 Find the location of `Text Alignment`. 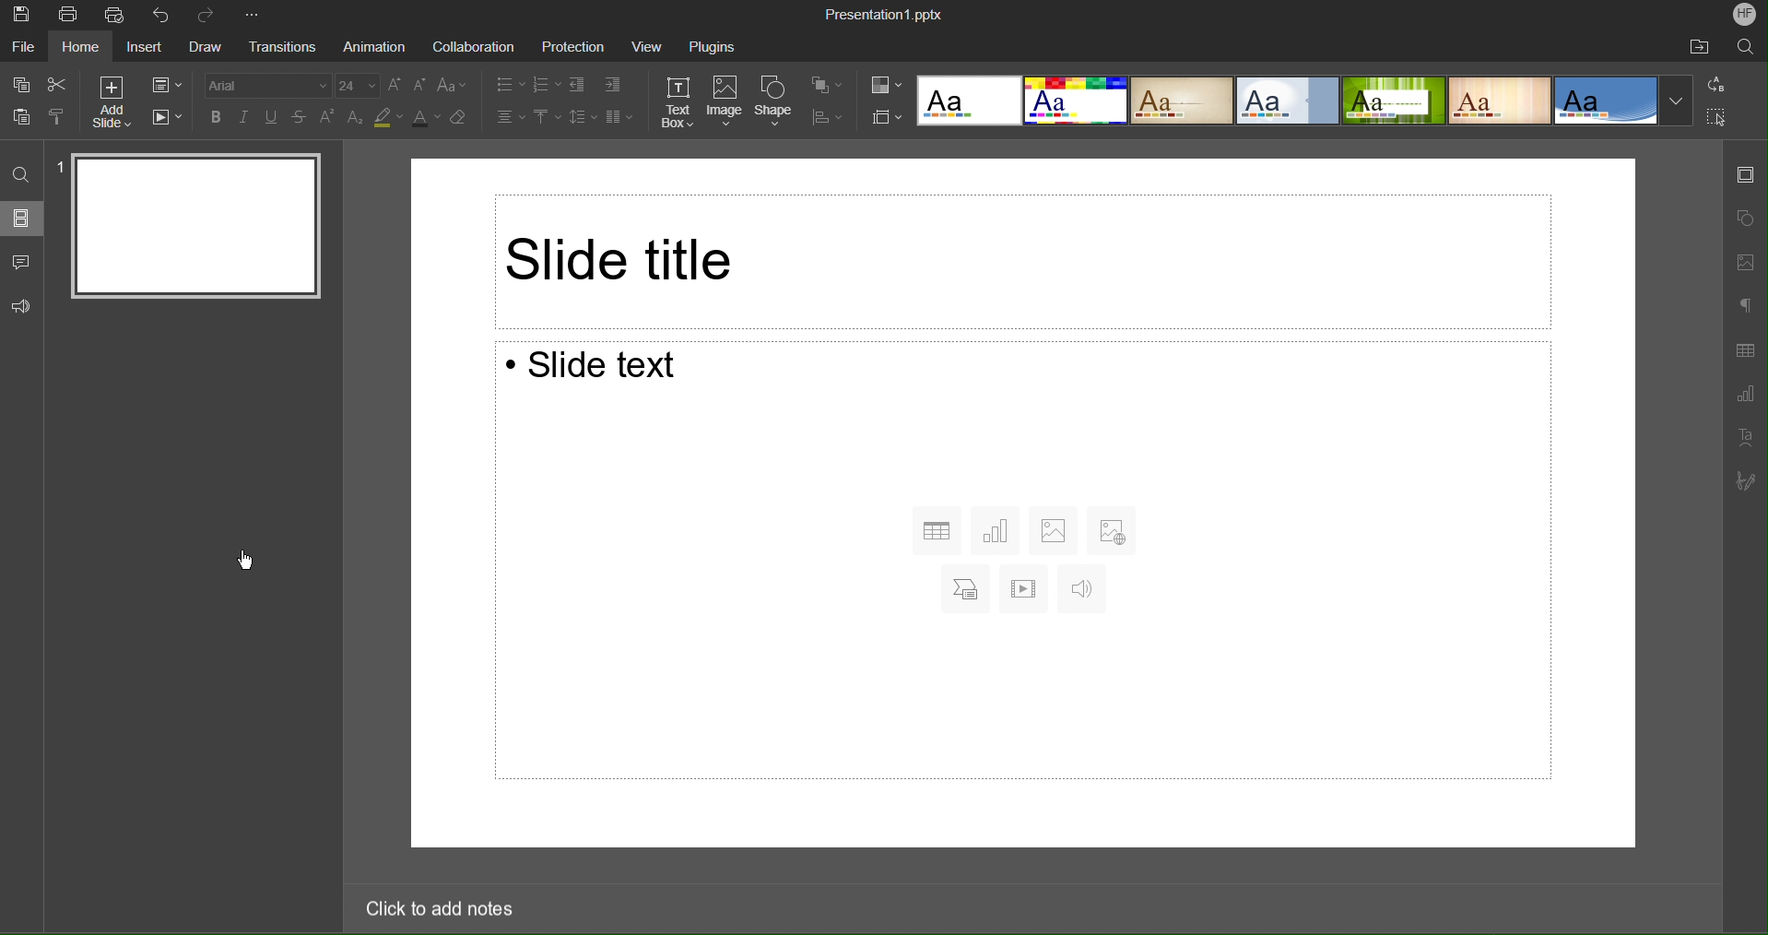

Text Alignment is located at coordinates (511, 115).